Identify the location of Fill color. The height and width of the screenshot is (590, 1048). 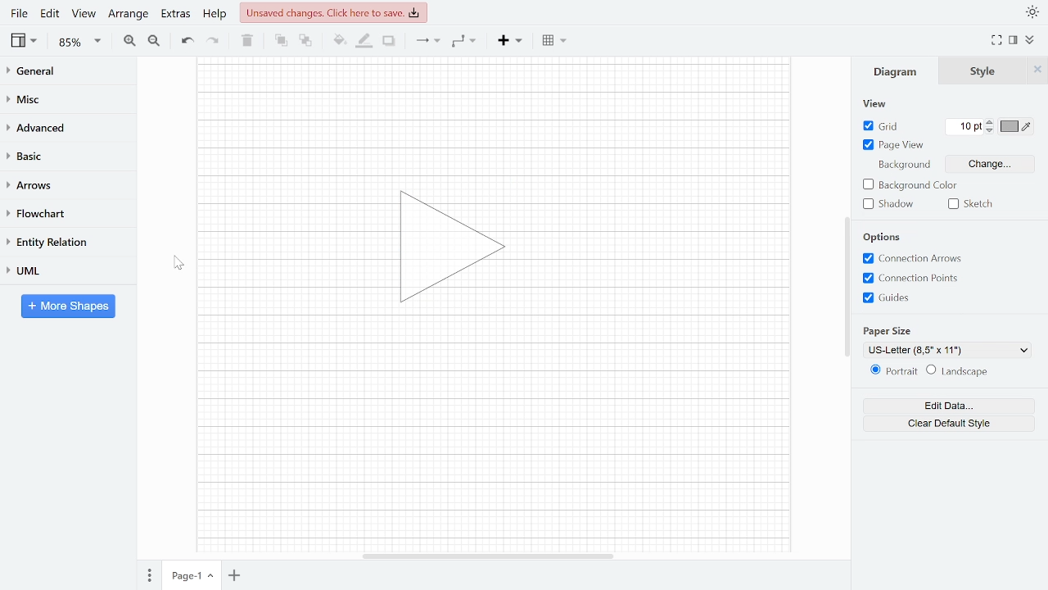
(339, 40).